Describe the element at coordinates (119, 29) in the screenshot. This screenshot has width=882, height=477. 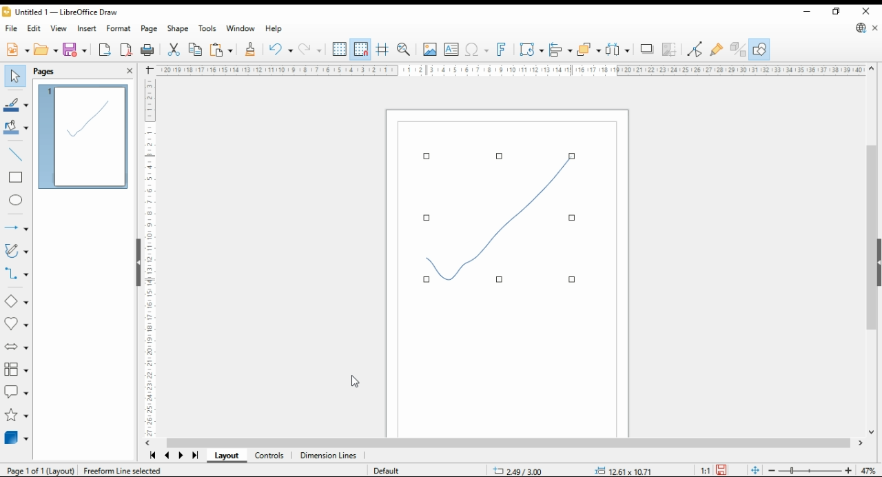
I see `format` at that location.